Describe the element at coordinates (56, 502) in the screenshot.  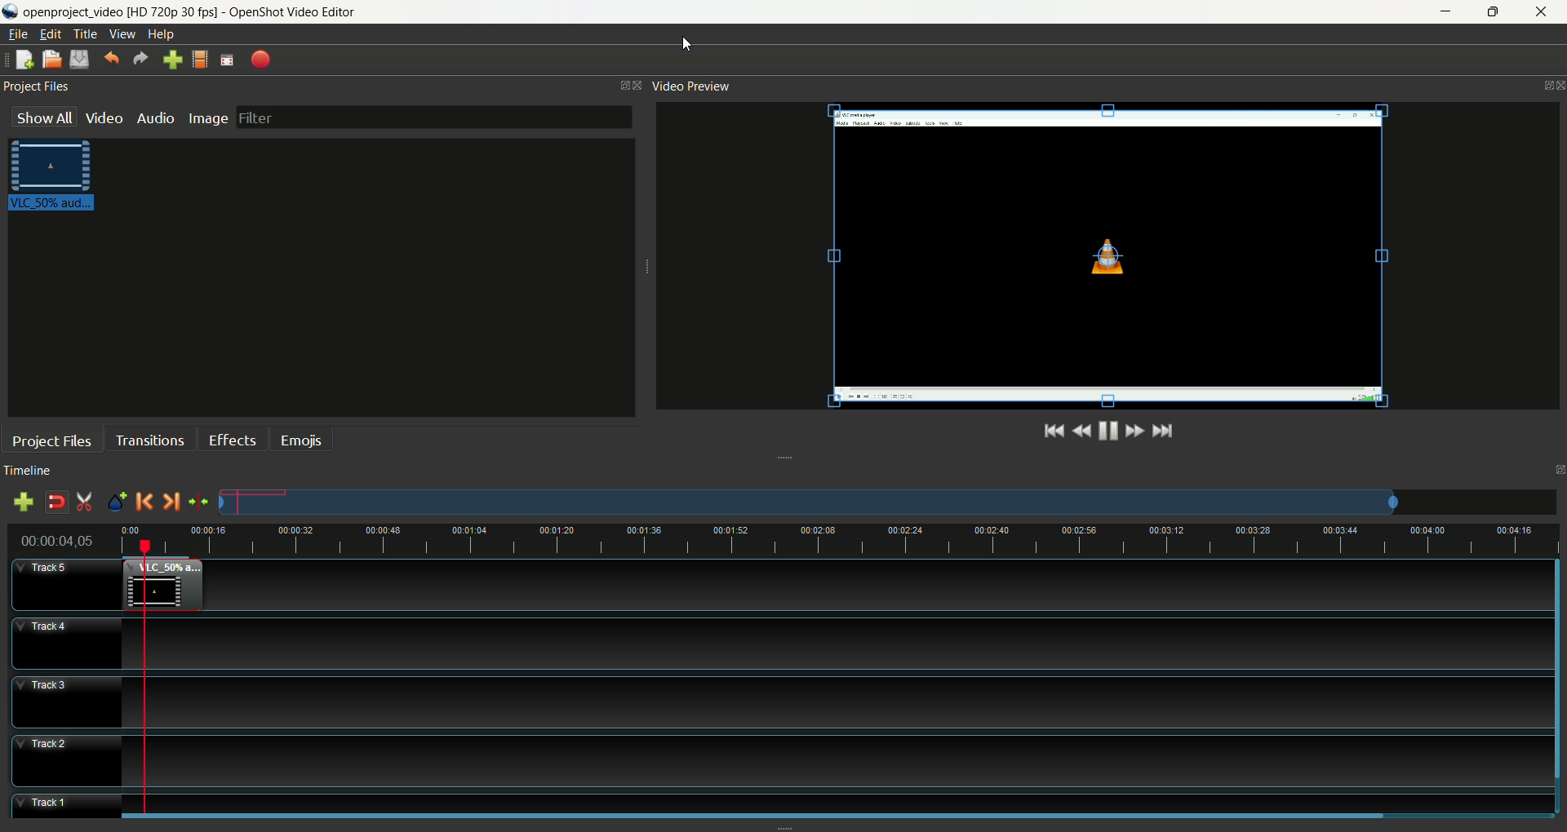
I see `disable snapping` at that location.